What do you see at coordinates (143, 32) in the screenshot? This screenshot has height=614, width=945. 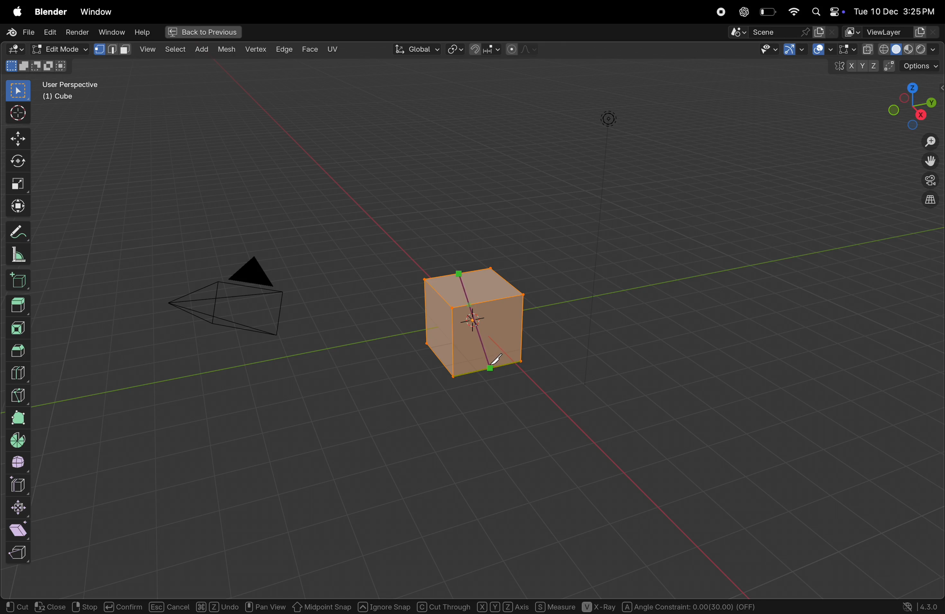 I see `Help` at bounding box center [143, 32].